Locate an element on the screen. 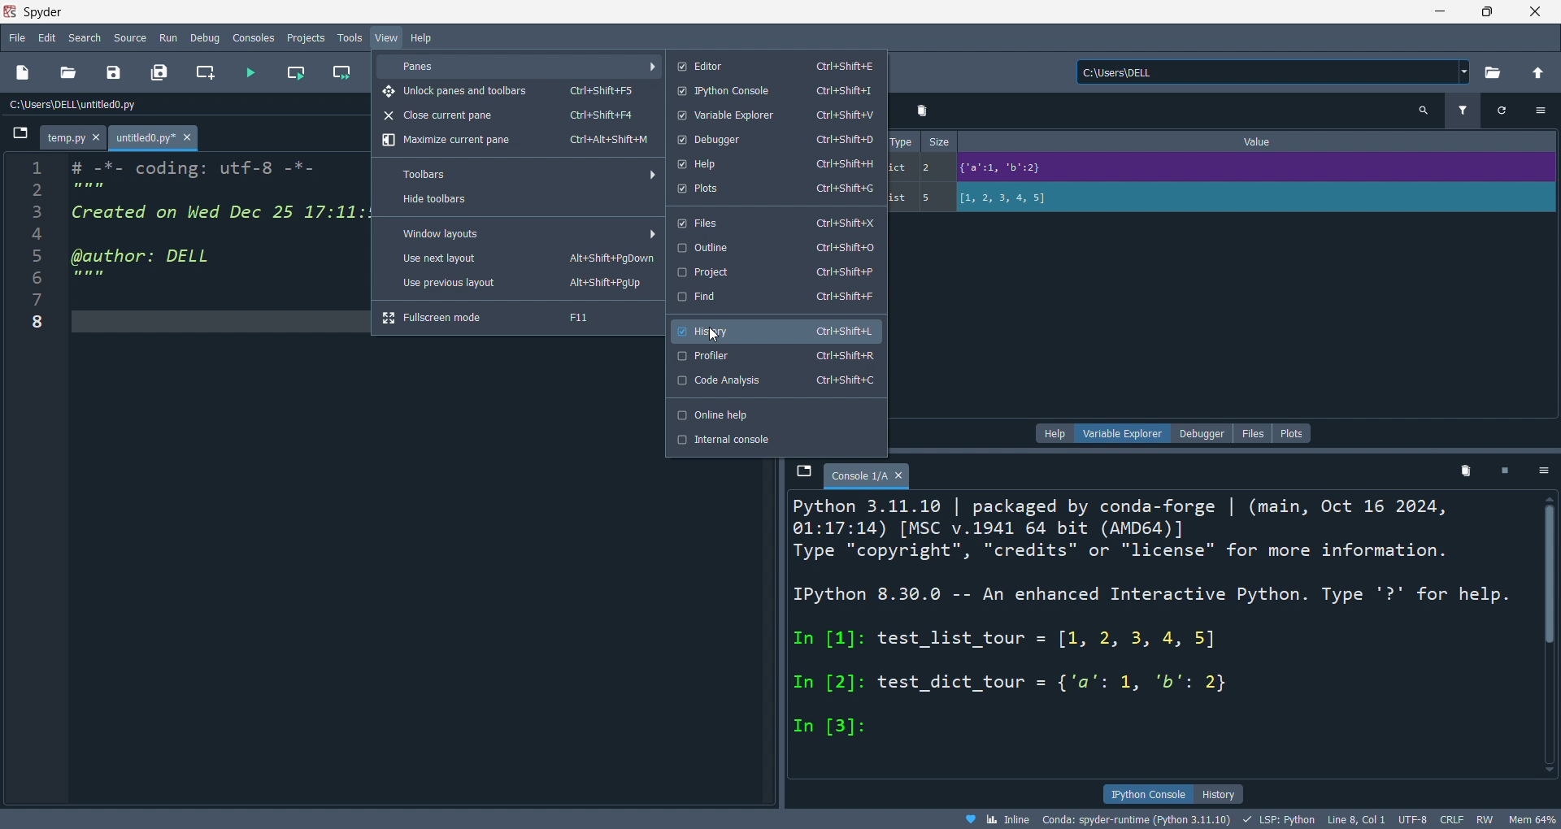 The width and height of the screenshot is (1561, 829). 5 is located at coordinates (933, 197).